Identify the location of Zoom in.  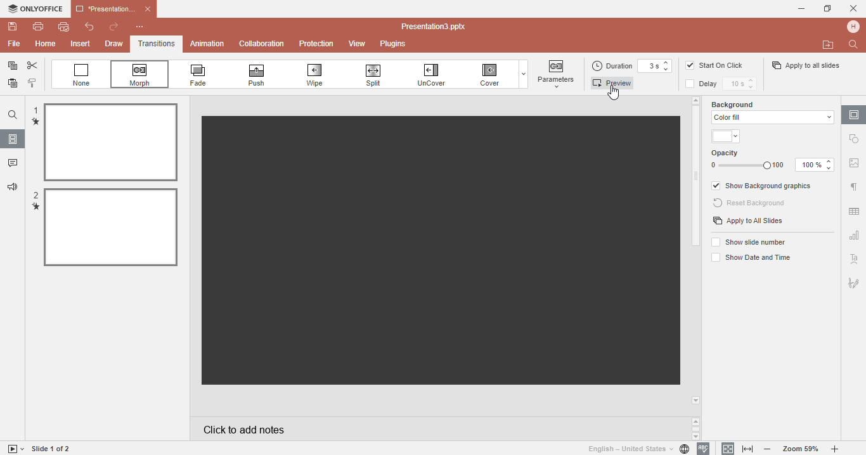
(837, 449).